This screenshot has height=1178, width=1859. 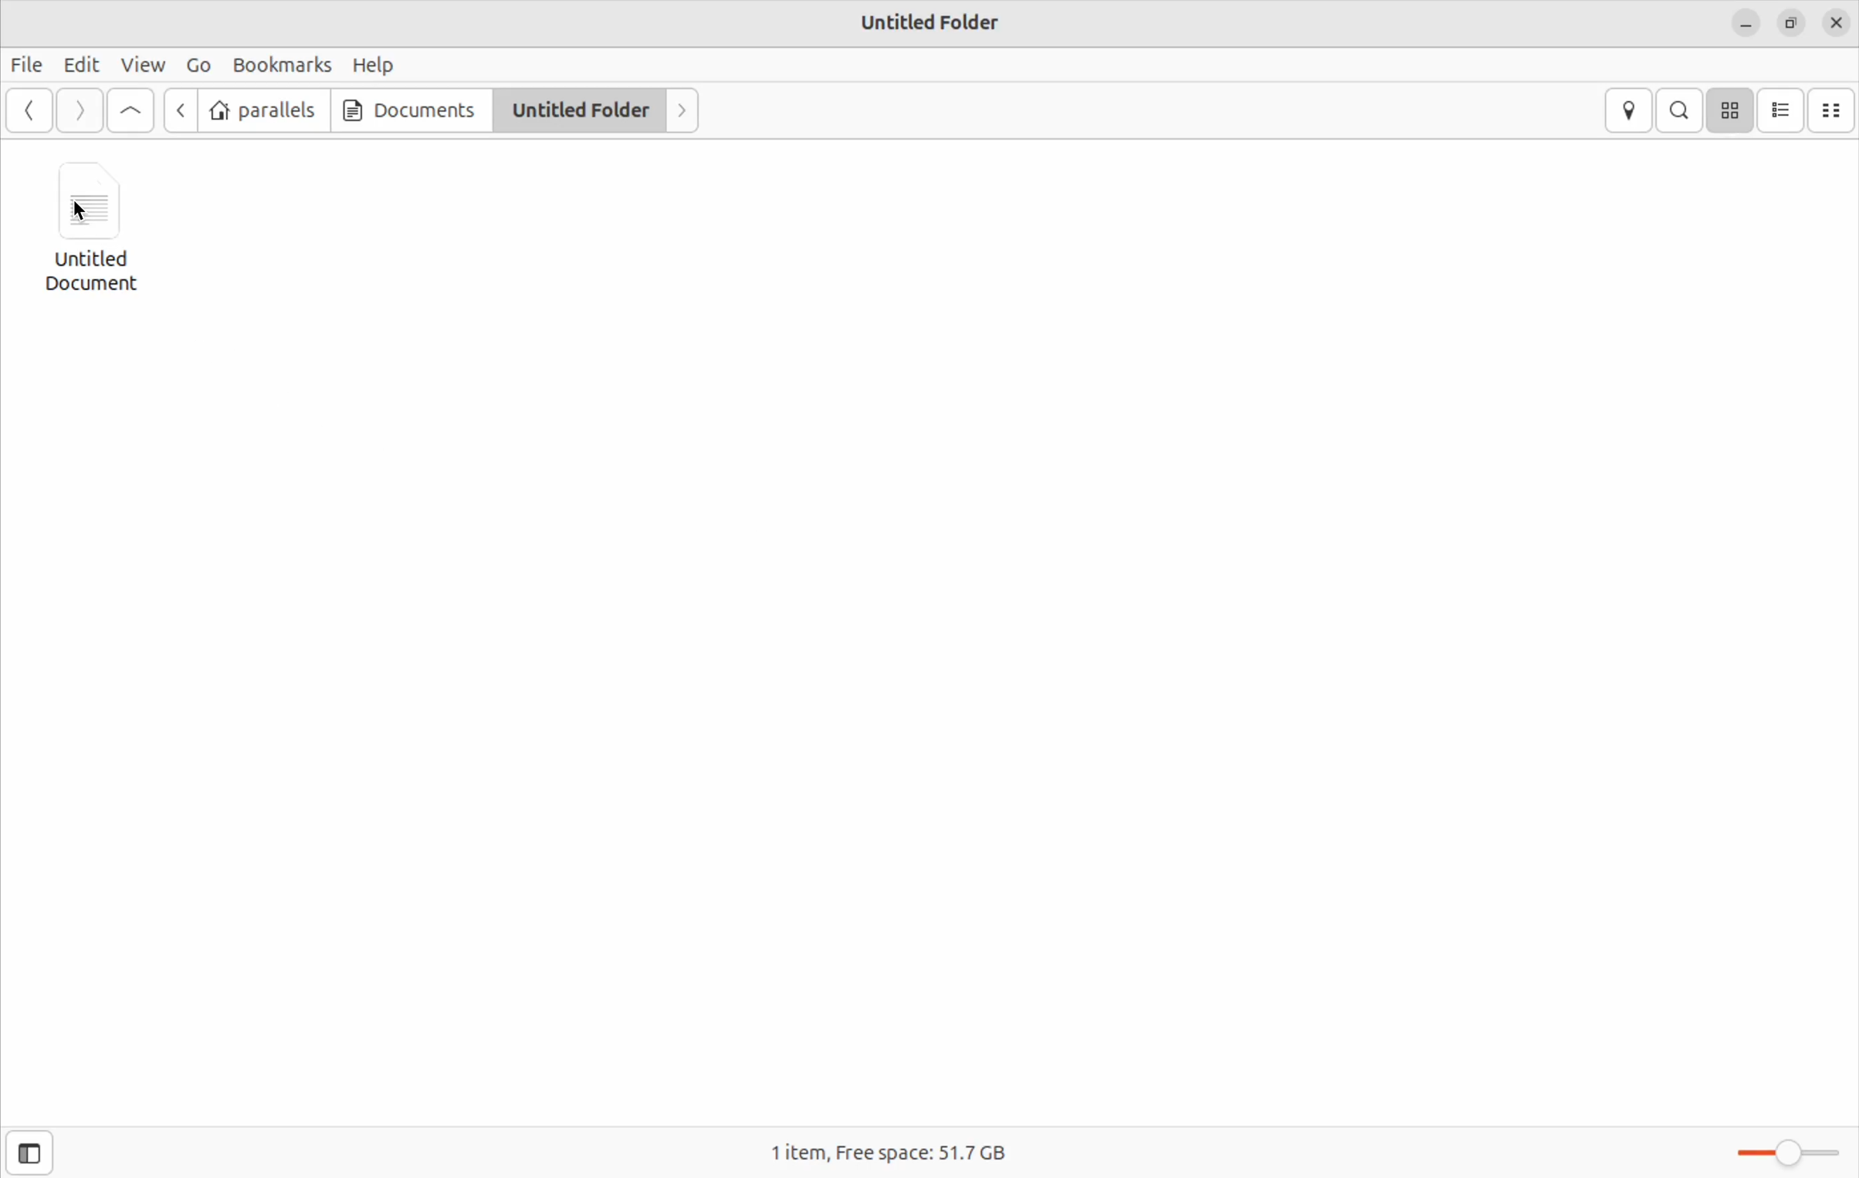 What do you see at coordinates (80, 111) in the screenshot?
I see `Forward` at bounding box center [80, 111].